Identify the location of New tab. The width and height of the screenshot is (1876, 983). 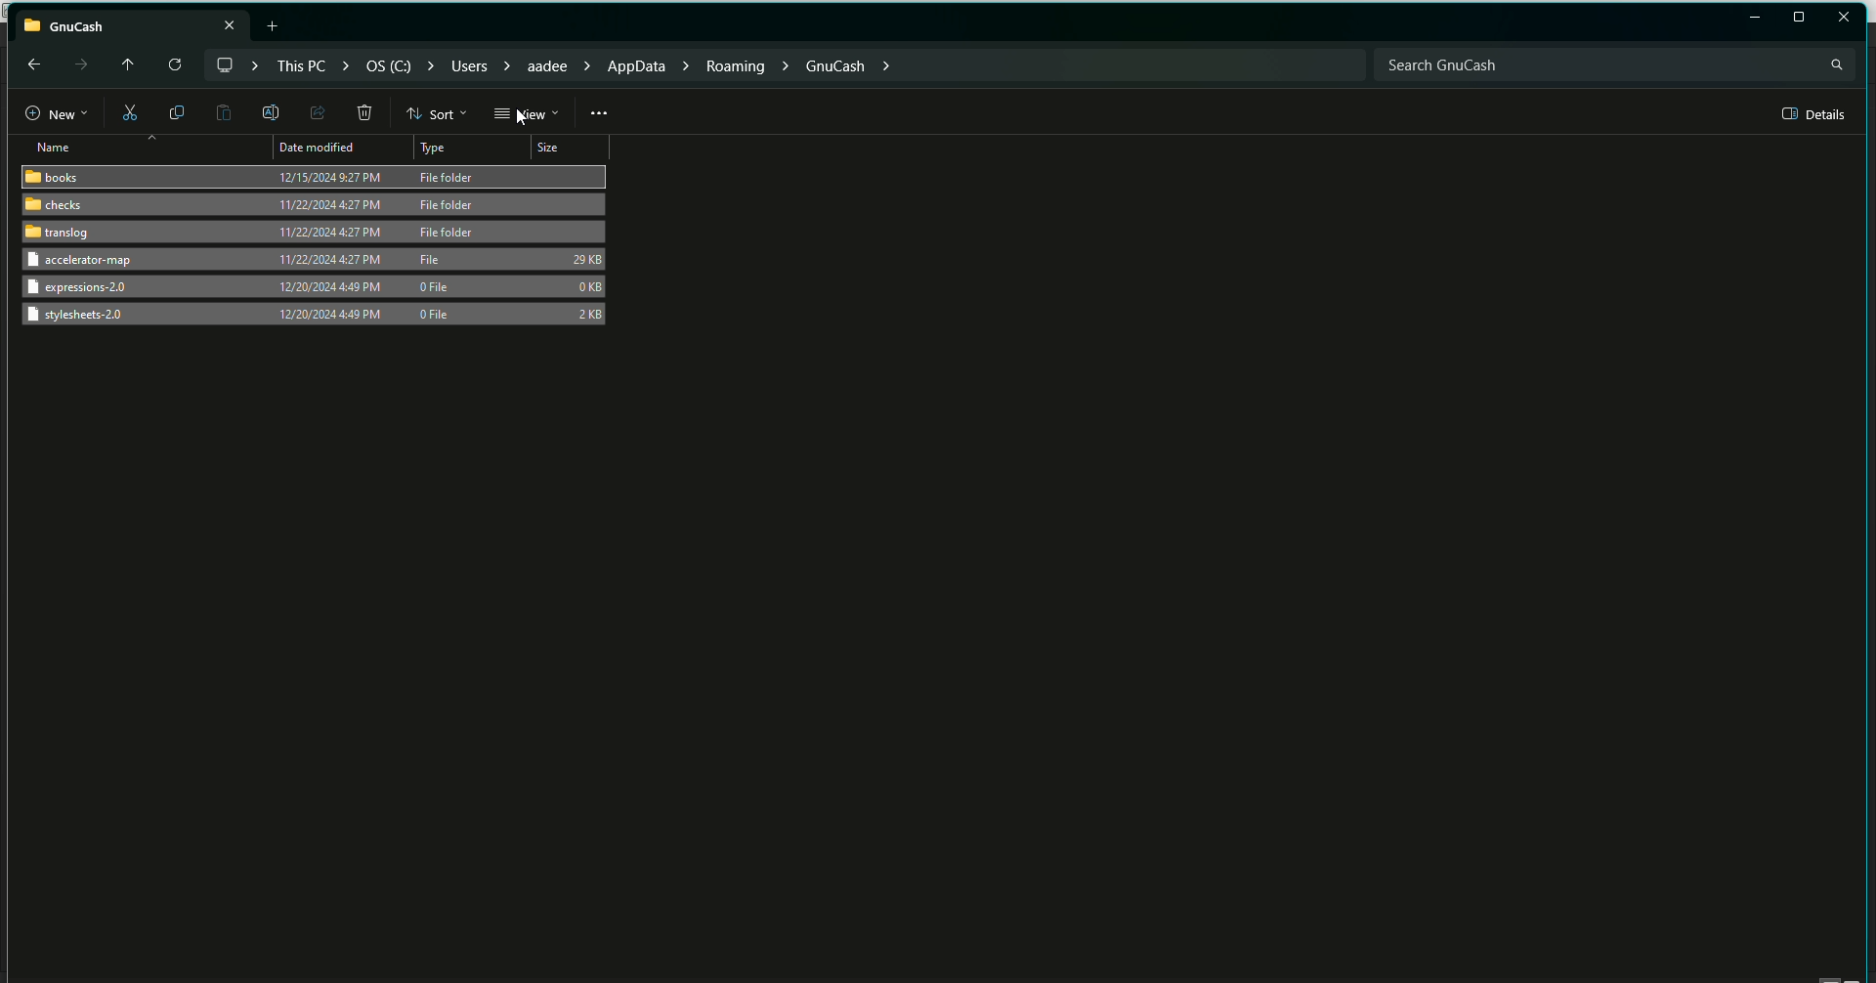
(276, 25).